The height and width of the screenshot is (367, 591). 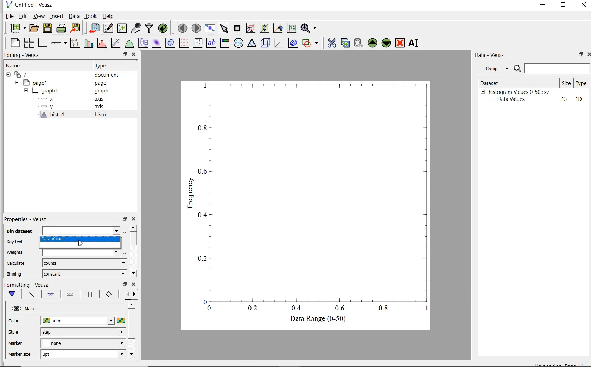 I want to click on restore down, so click(x=125, y=54).